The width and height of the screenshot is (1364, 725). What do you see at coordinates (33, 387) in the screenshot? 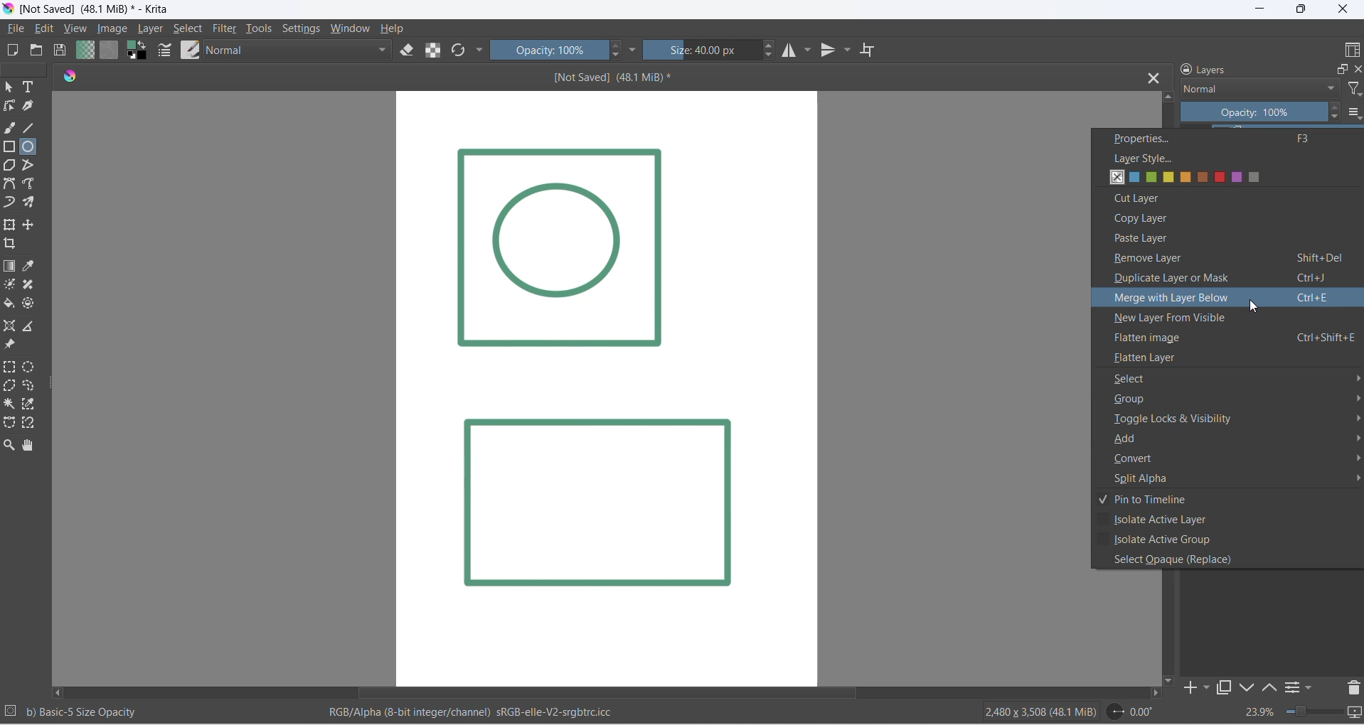
I see `curve selection tool` at bounding box center [33, 387].